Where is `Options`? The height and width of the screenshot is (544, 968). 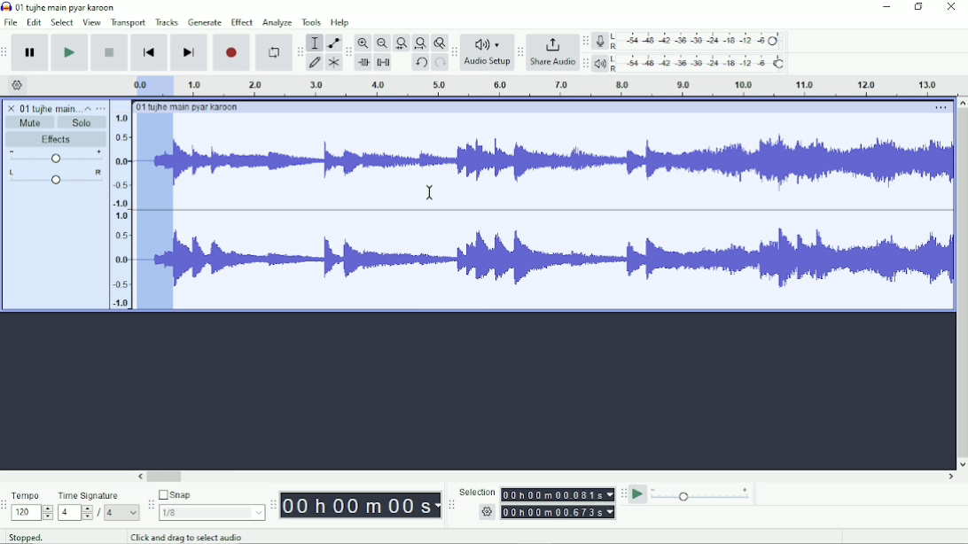 Options is located at coordinates (939, 109).